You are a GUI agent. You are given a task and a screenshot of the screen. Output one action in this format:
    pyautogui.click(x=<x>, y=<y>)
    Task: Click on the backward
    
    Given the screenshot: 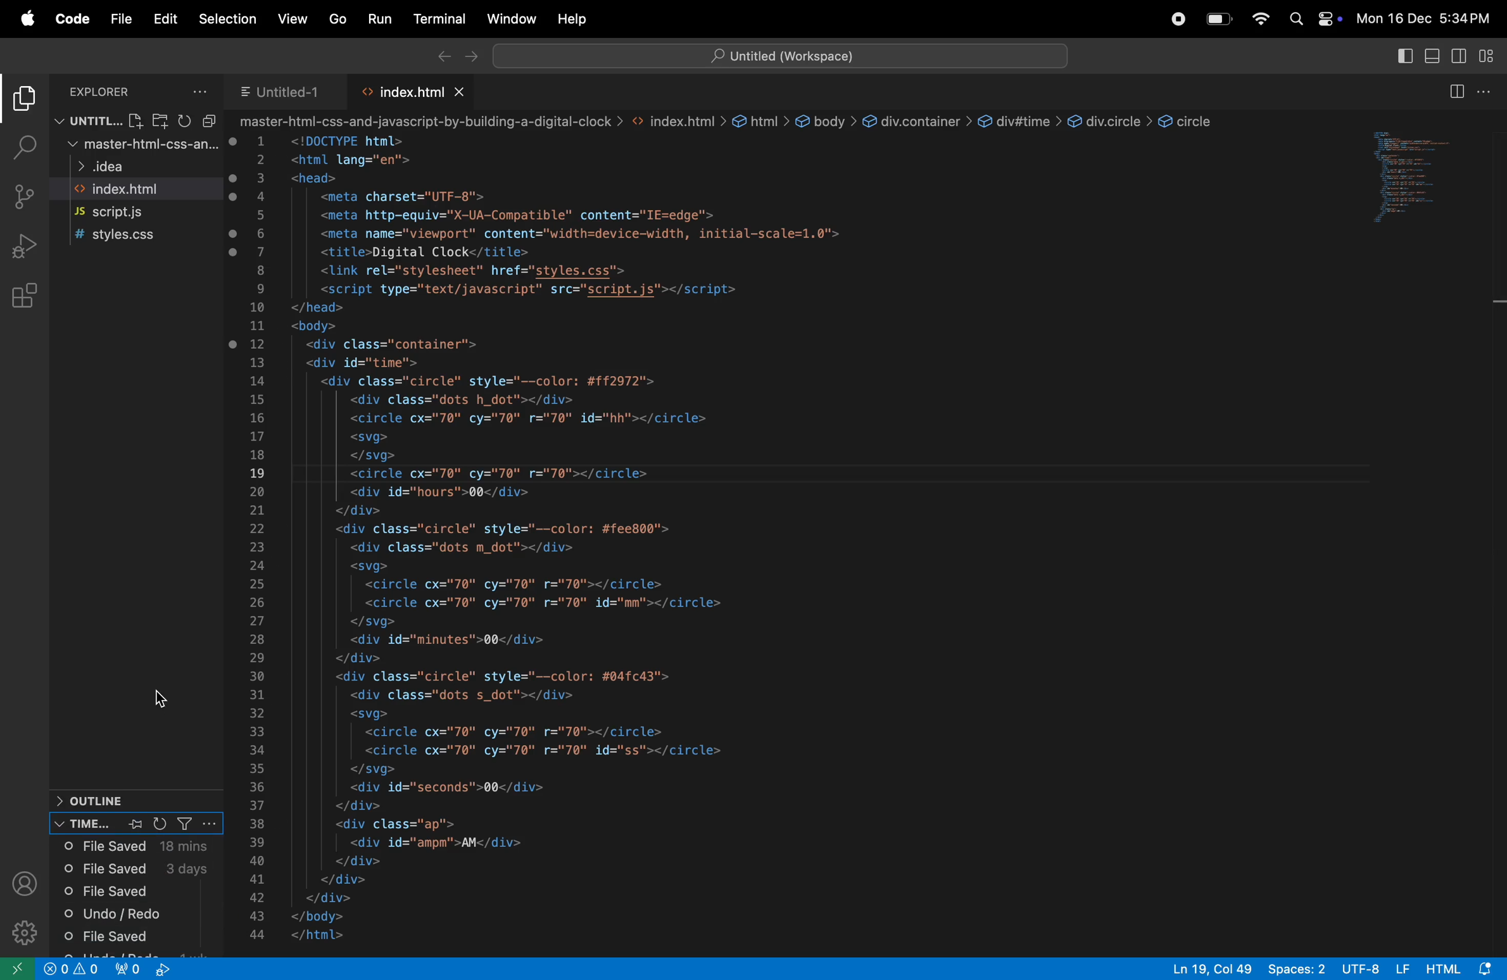 What is the action you would take?
    pyautogui.click(x=441, y=55)
    